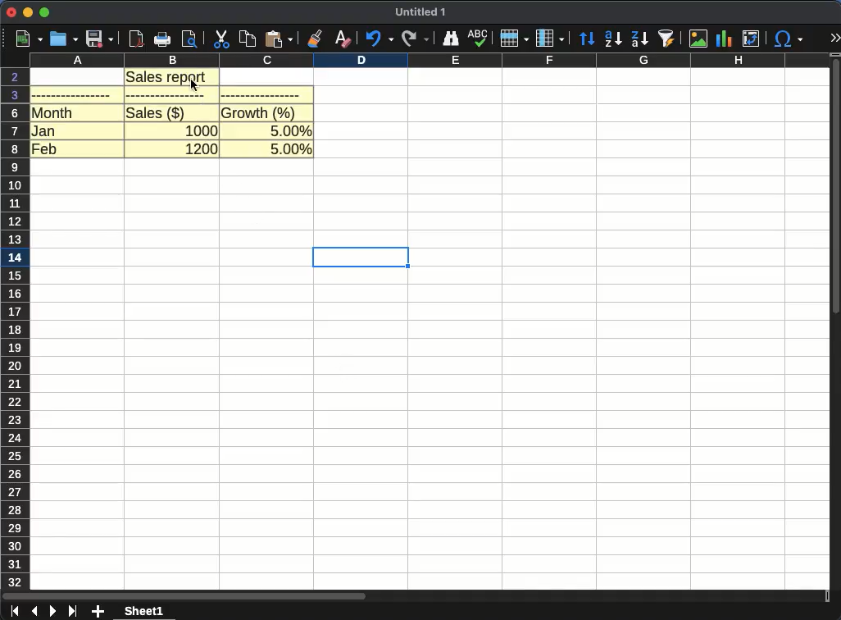  What do you see at coordinates (52, 611) in the screenshot?
I see `next sheet` at bounding box center [52, 611].